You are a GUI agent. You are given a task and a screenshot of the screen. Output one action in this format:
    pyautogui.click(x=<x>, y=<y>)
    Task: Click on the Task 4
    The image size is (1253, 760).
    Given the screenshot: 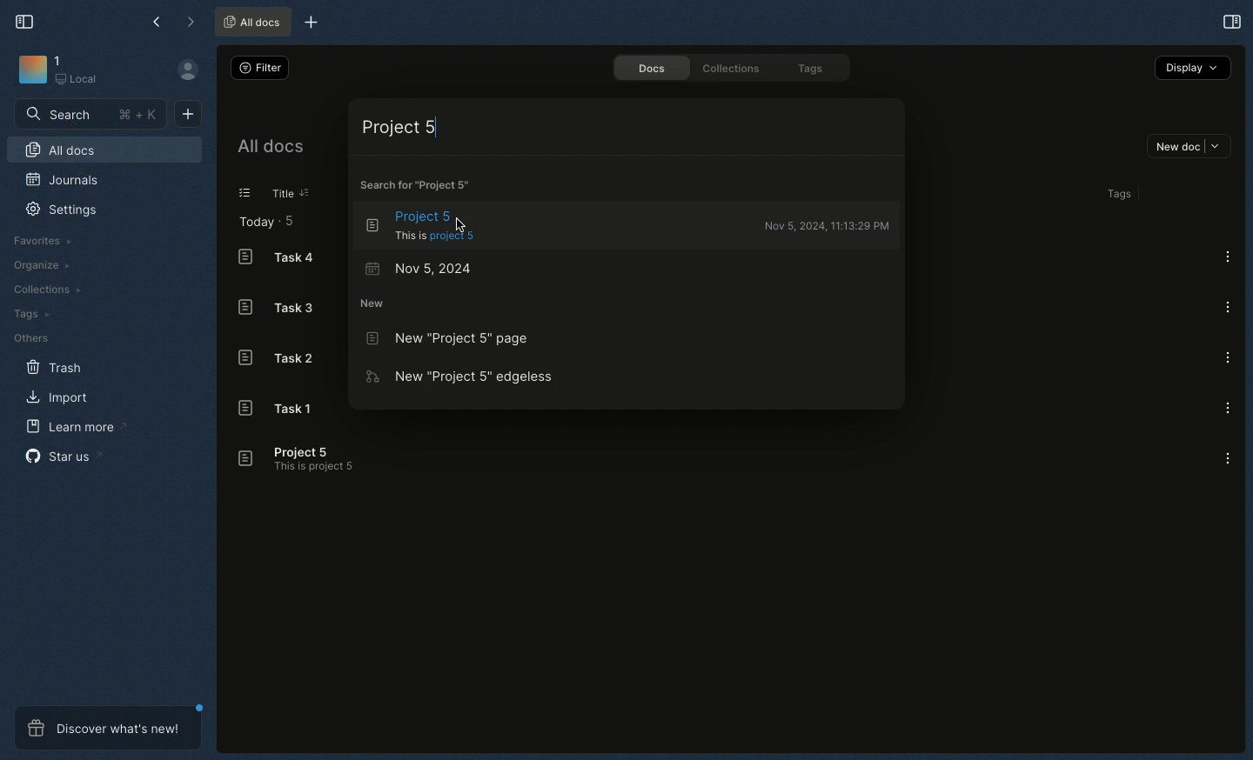 What is the action you would take?
    pyautogui.click(x=276, y=258)
    